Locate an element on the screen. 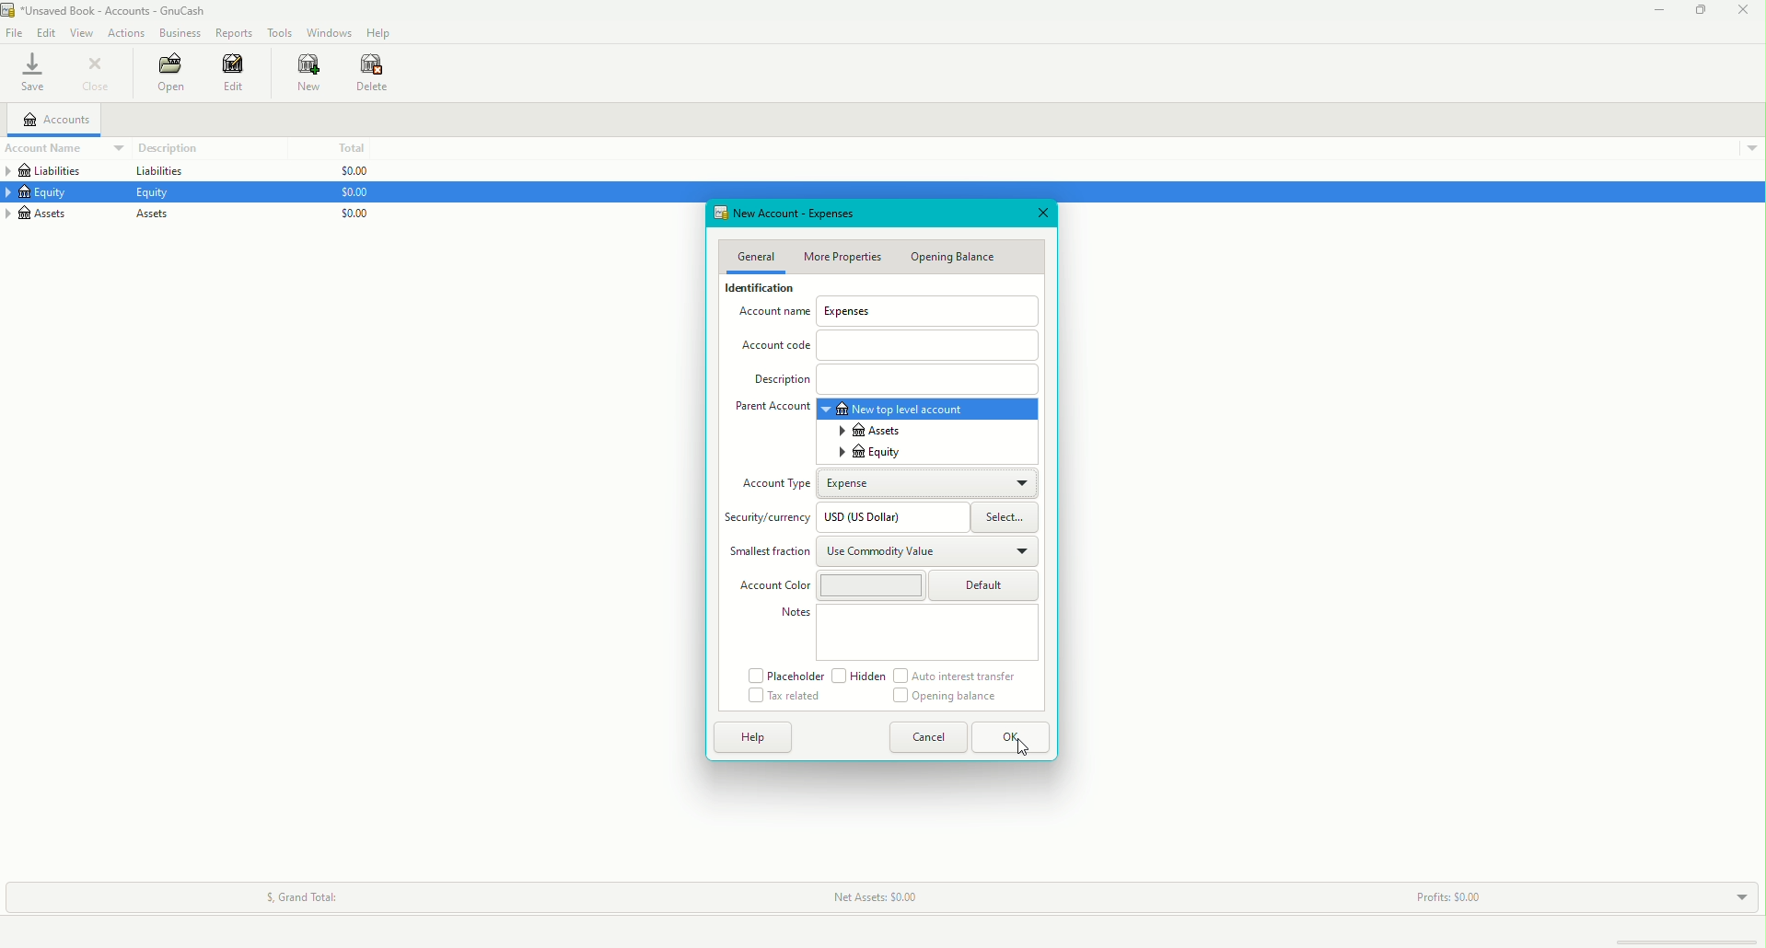  Opening Balance is located at coordinates (957, 259).